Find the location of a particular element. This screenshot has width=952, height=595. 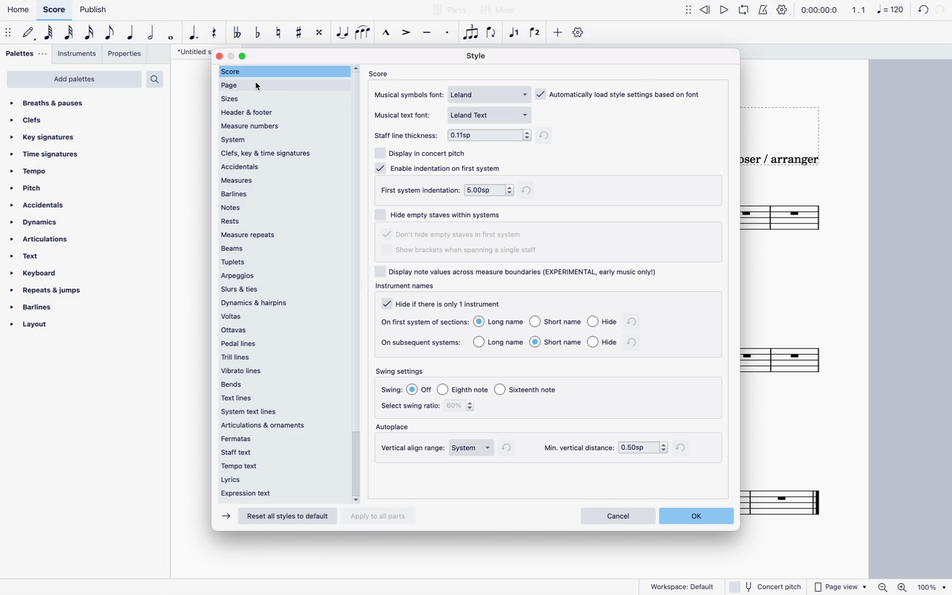

toggle flat is located at coordinates (257, 33).